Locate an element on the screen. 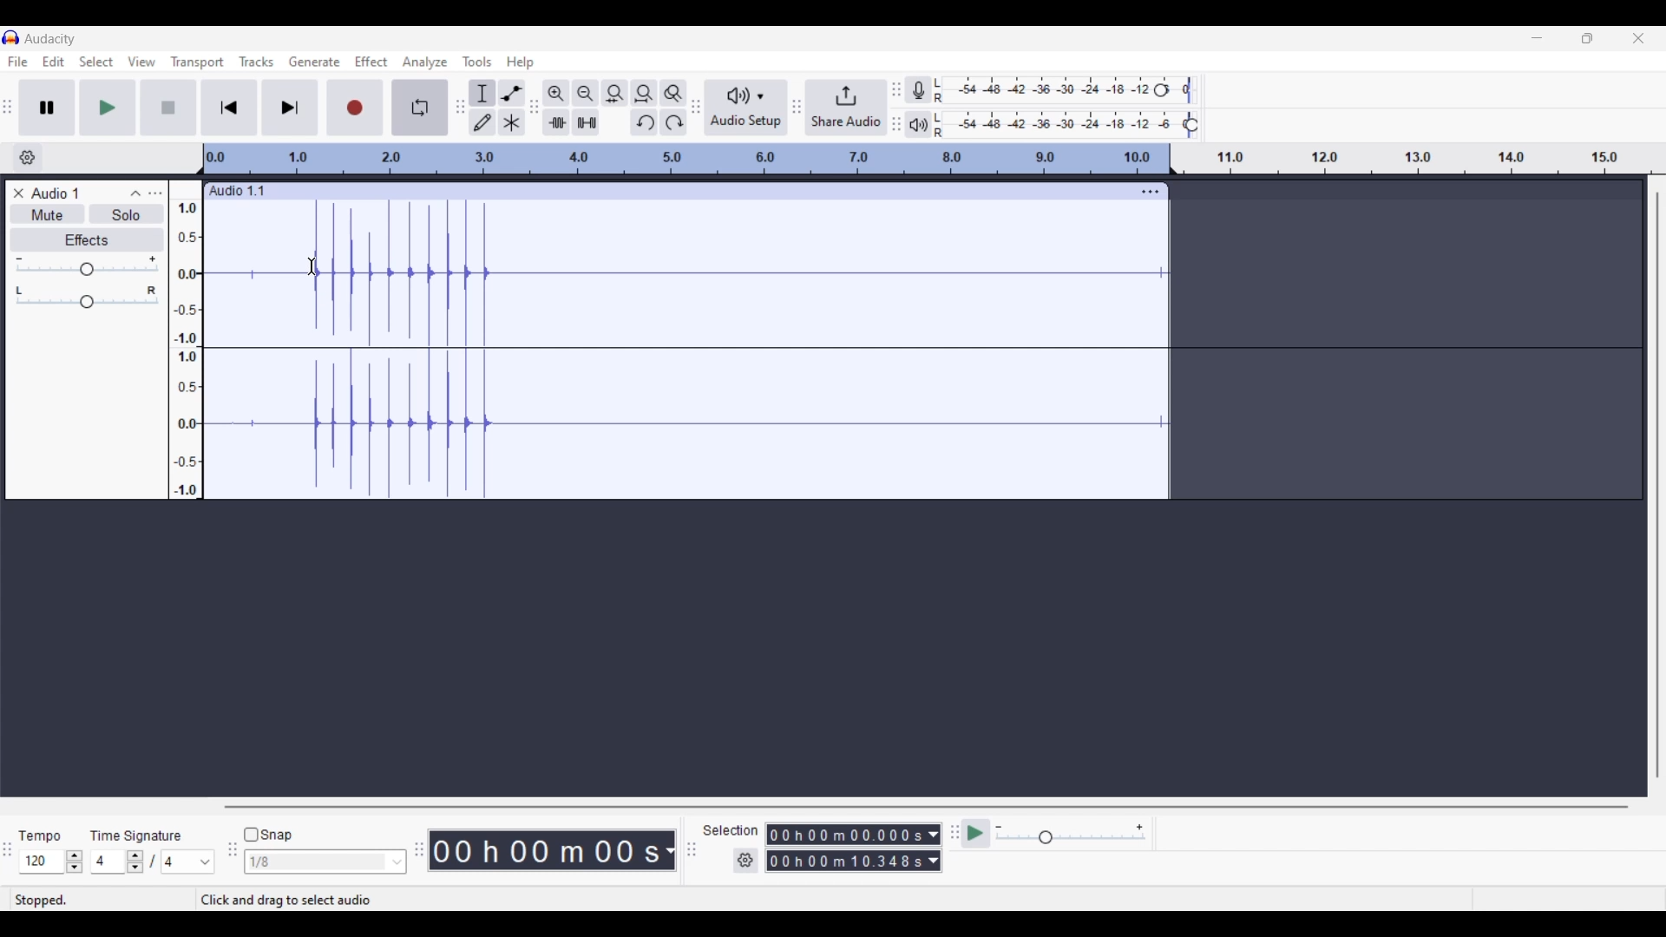 Image resolution: width=1666 pixels, height=937 pixels. Time signature options is located at coordinates (189, 862).